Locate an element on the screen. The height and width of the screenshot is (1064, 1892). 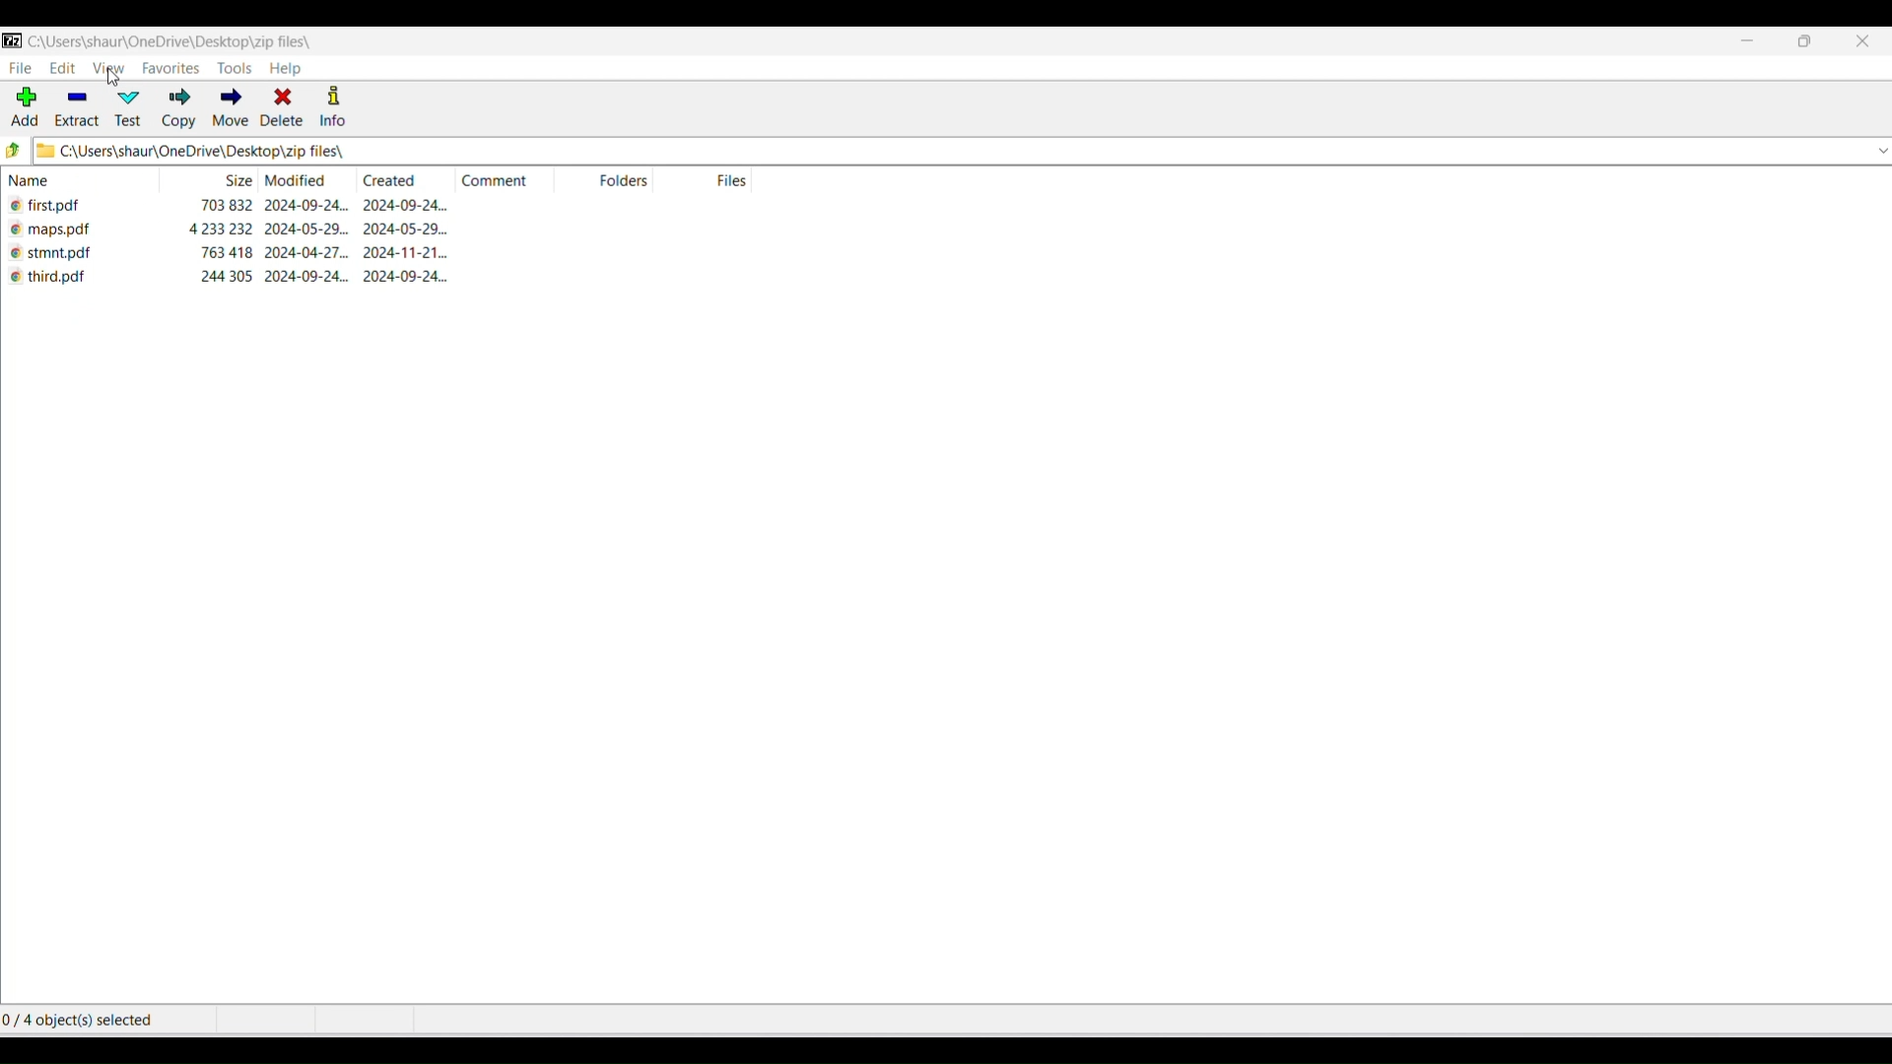
folders is located at coordinates (630, 184).